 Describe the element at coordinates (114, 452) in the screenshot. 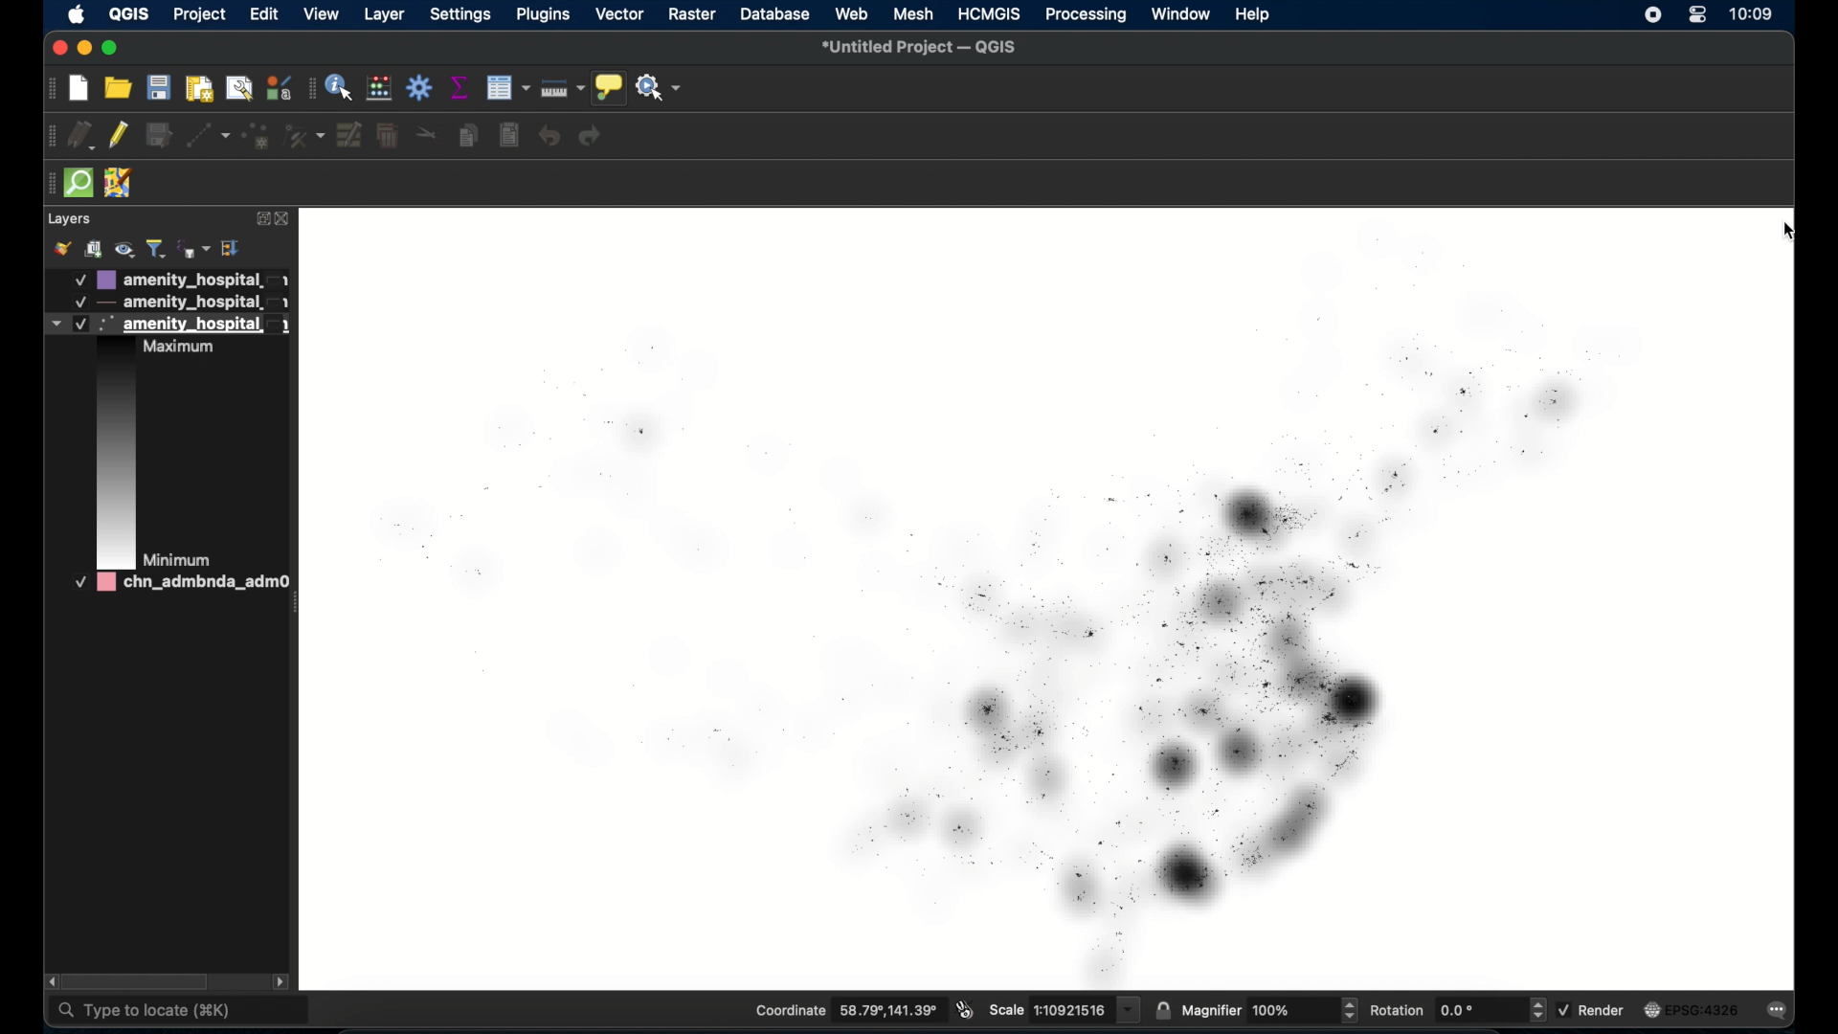

I see `color scheme` at that location.